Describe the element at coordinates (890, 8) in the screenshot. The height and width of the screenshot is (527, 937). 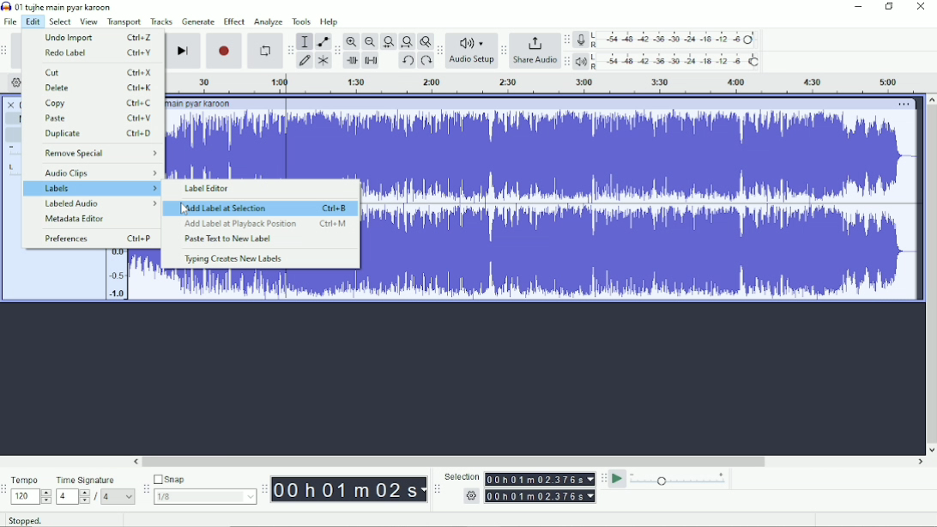
I see `Restore down` at that location.